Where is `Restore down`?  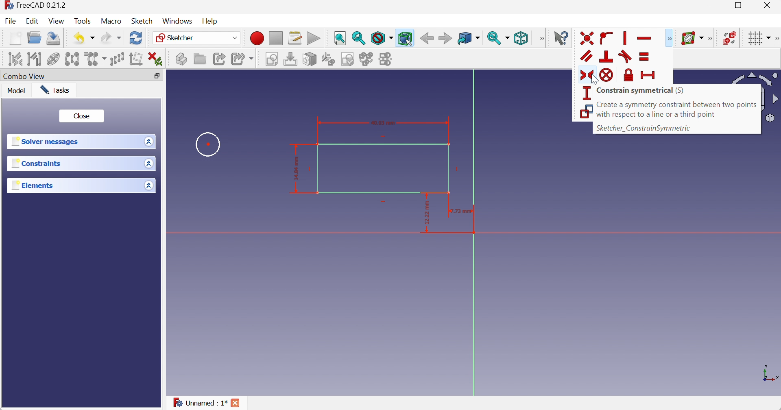
Restore down is located at coordinates (741, 6).